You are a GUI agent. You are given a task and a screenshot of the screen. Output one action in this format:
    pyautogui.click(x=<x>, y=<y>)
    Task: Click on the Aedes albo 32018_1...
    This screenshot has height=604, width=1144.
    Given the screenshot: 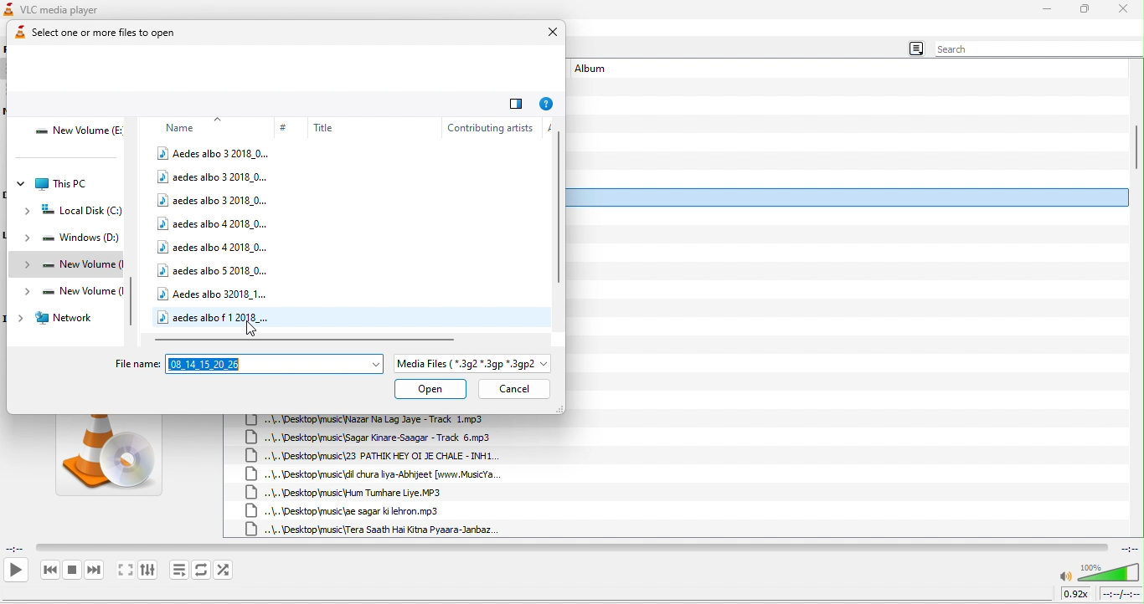 What is the action you would take?
    pyautogui.click(x=214, y=292)
    